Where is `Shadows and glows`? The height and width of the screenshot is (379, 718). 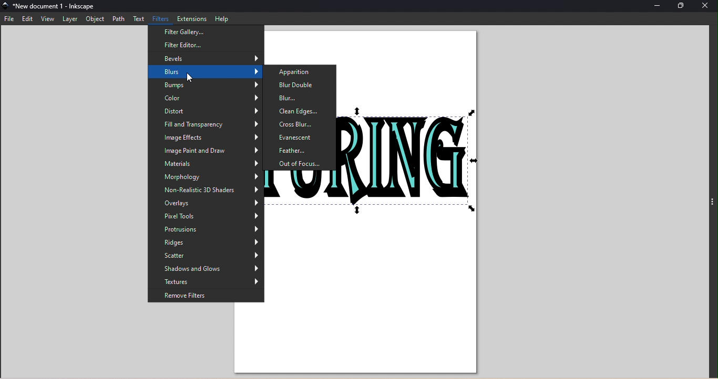
Shadows and glows is located at coordinates (206, 269).